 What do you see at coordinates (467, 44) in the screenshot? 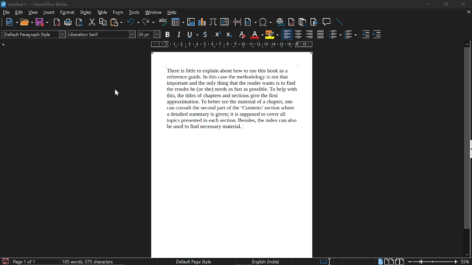
I see `move up` at bounding box center [467, 44].